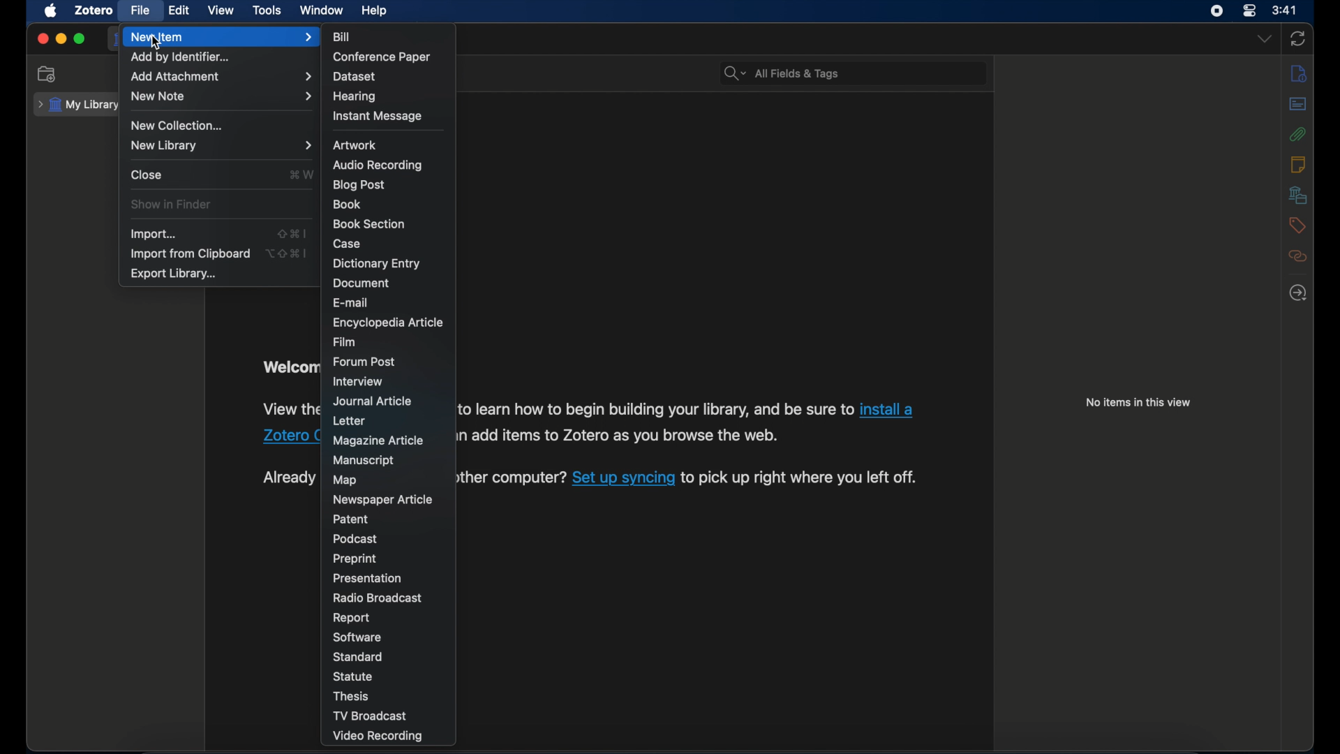 The image size is (1340, 754). I want to click on podcast, so click(356, 539).